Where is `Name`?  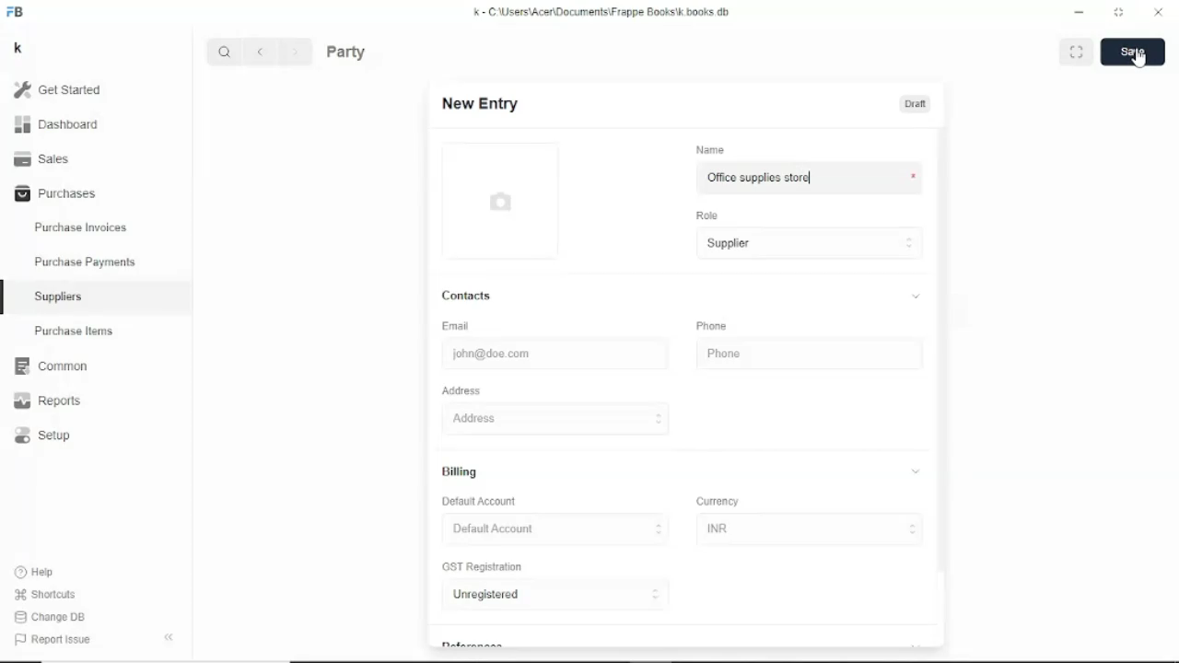
Name is located at coordinates (710, 148).